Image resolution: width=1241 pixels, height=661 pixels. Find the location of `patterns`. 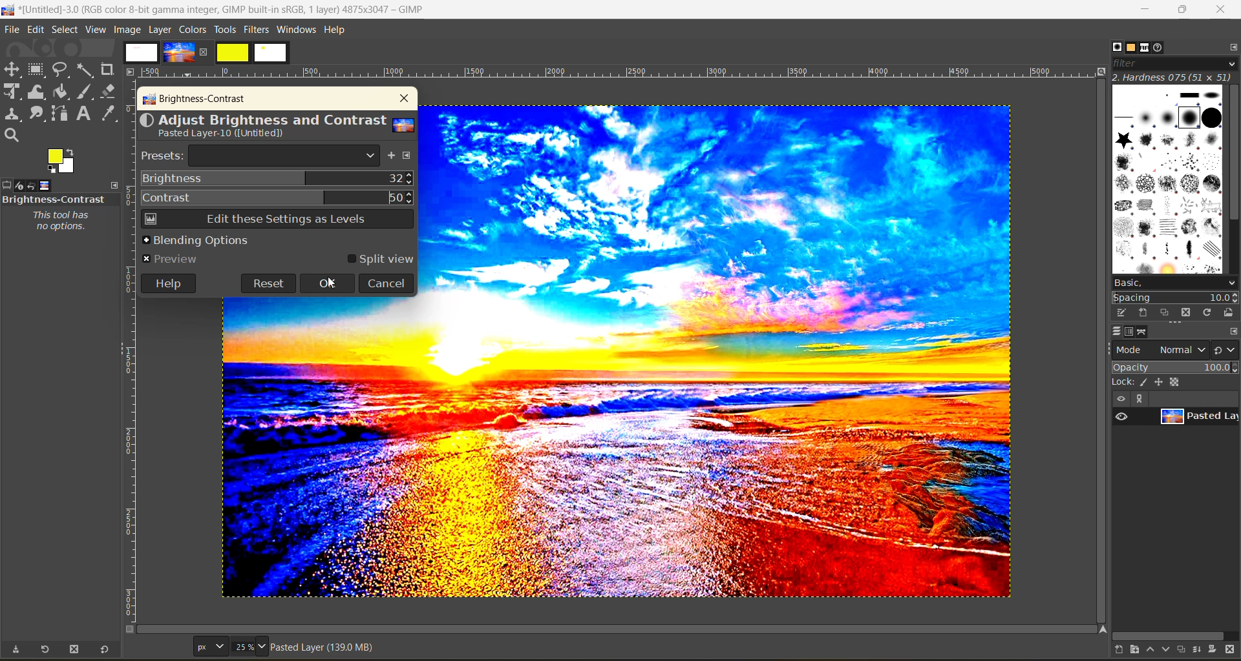

patterns is located at coordinates (1132, 48).